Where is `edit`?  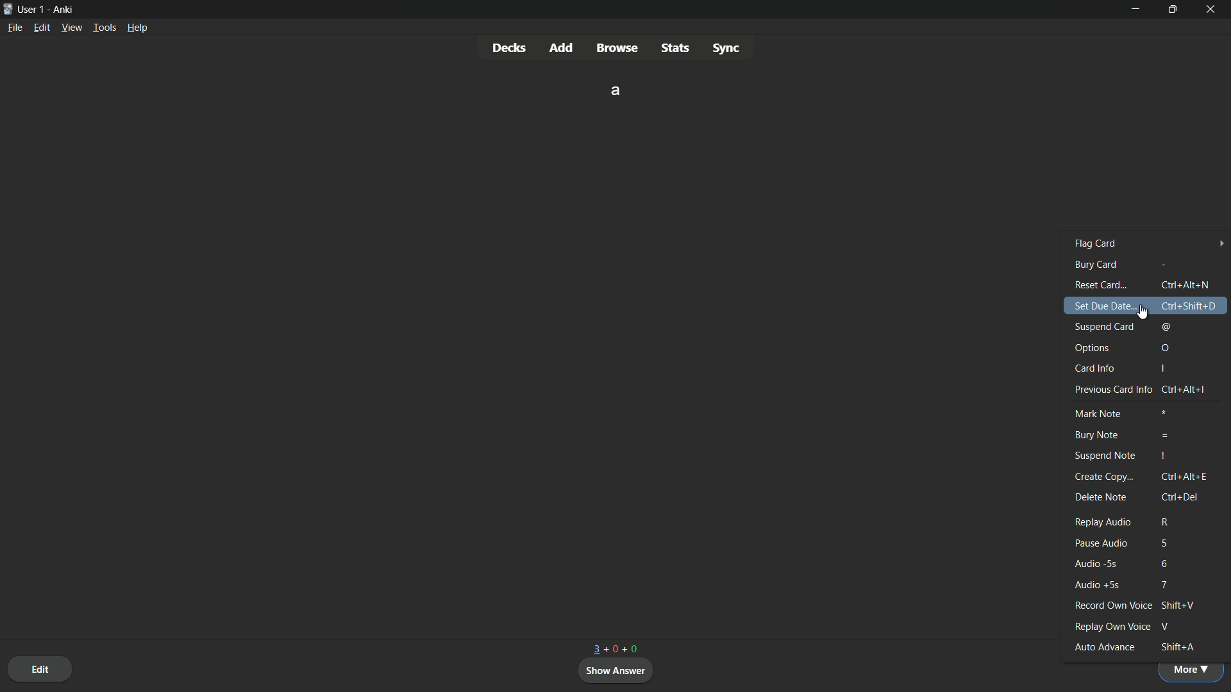
edit is located at coordinates (40, 668).